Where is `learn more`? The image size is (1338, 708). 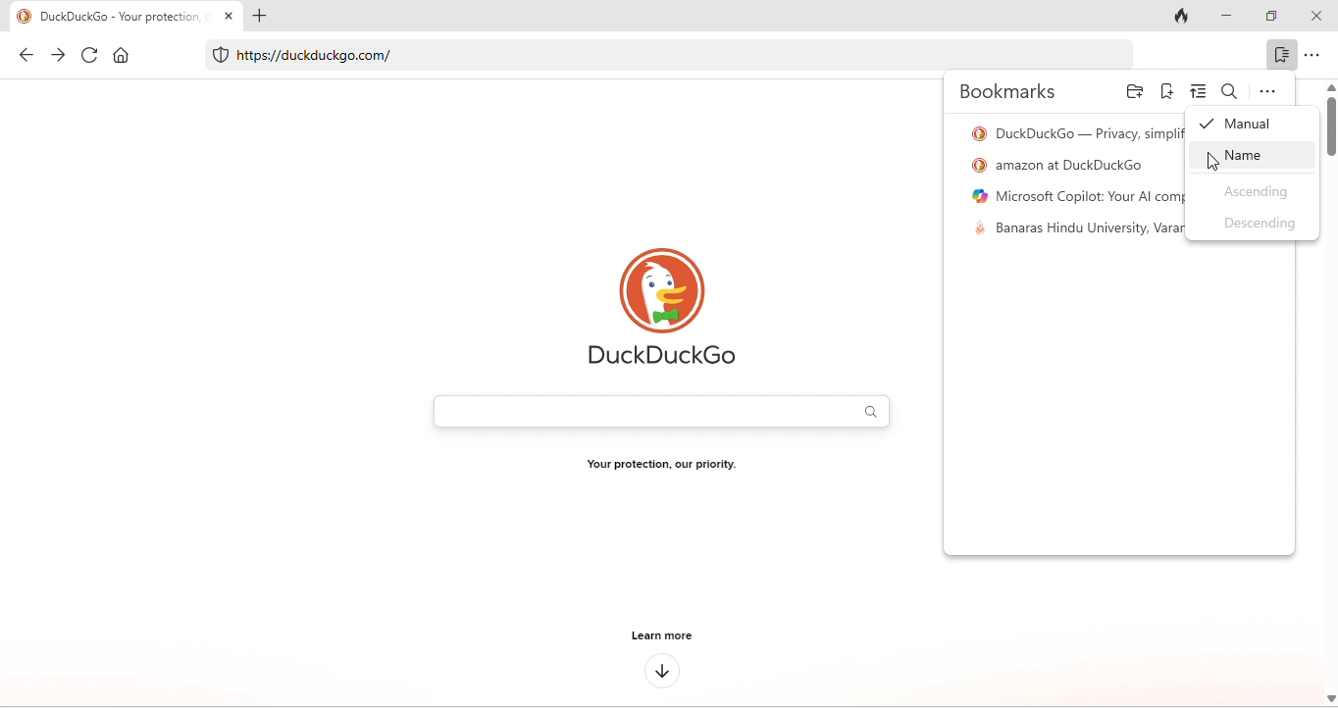 learn more is located at coordinates (659, 635).